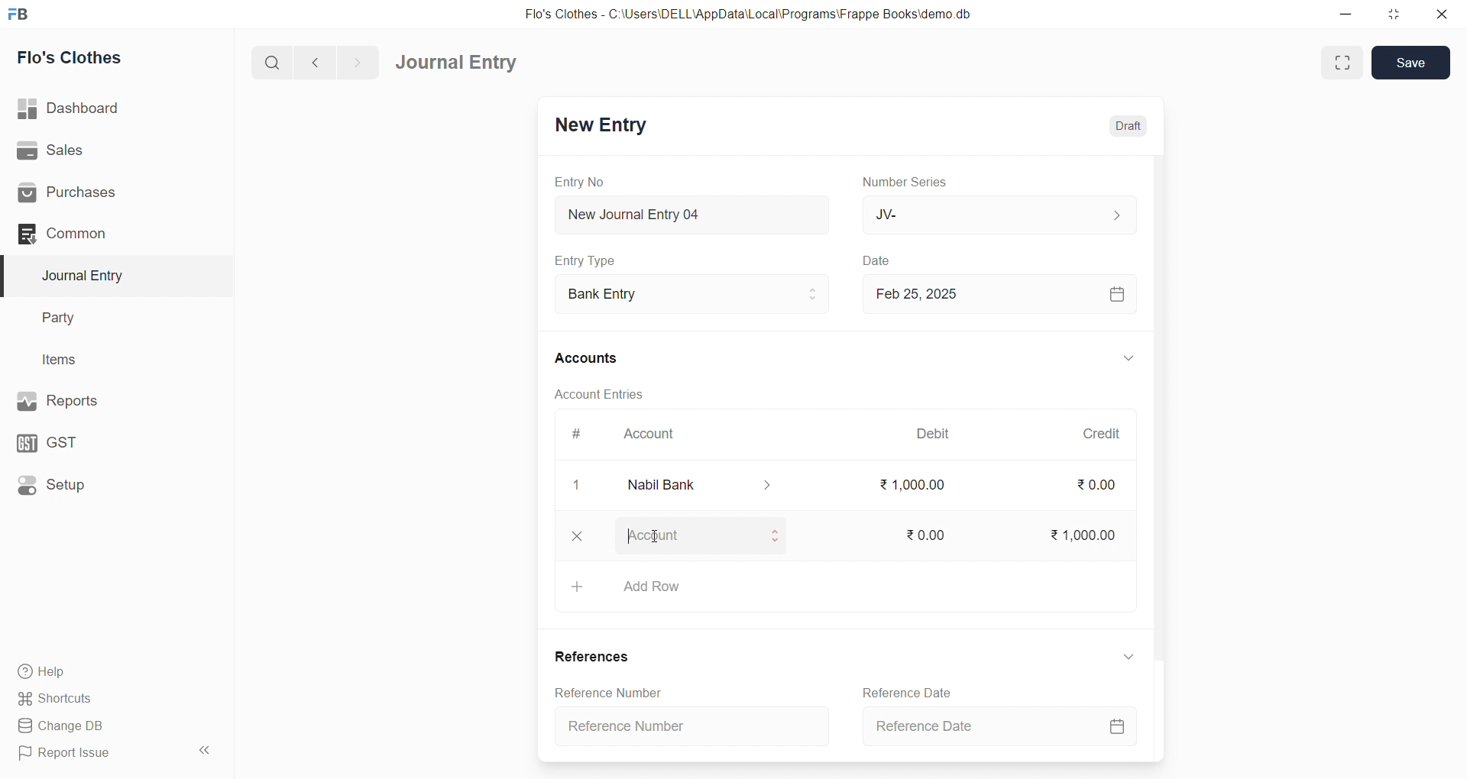 The width and height of the screenshot is (1467, 779). Describe the element at coordinates (1122, 657) in the screenshot. I see `Expand/collapse` at that location.